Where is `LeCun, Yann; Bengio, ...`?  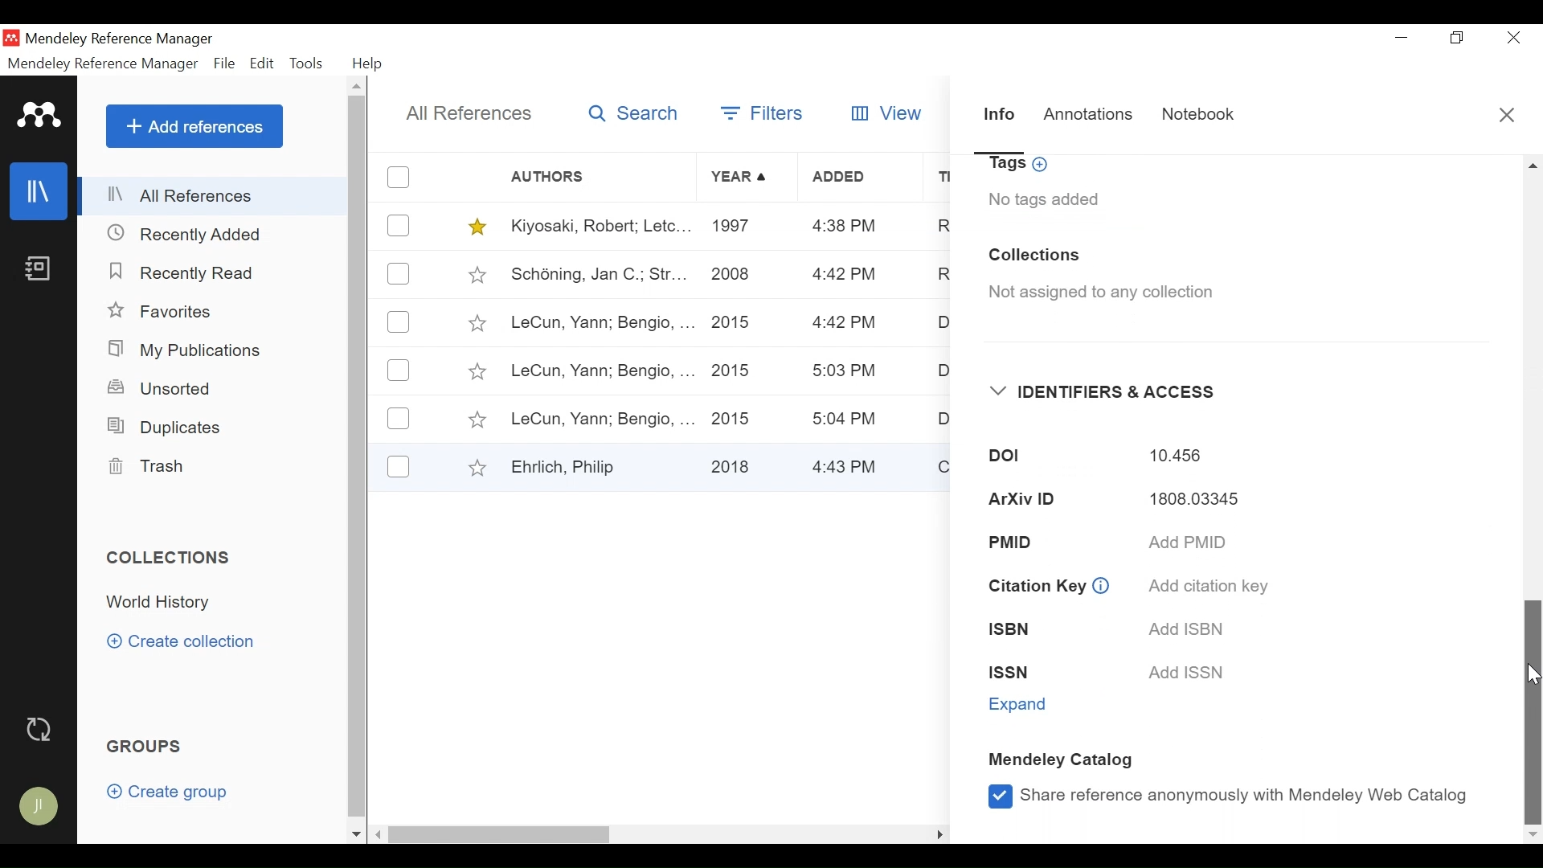 LeCun, Yann; Bengio, ... is located at coordinates (600, 371).